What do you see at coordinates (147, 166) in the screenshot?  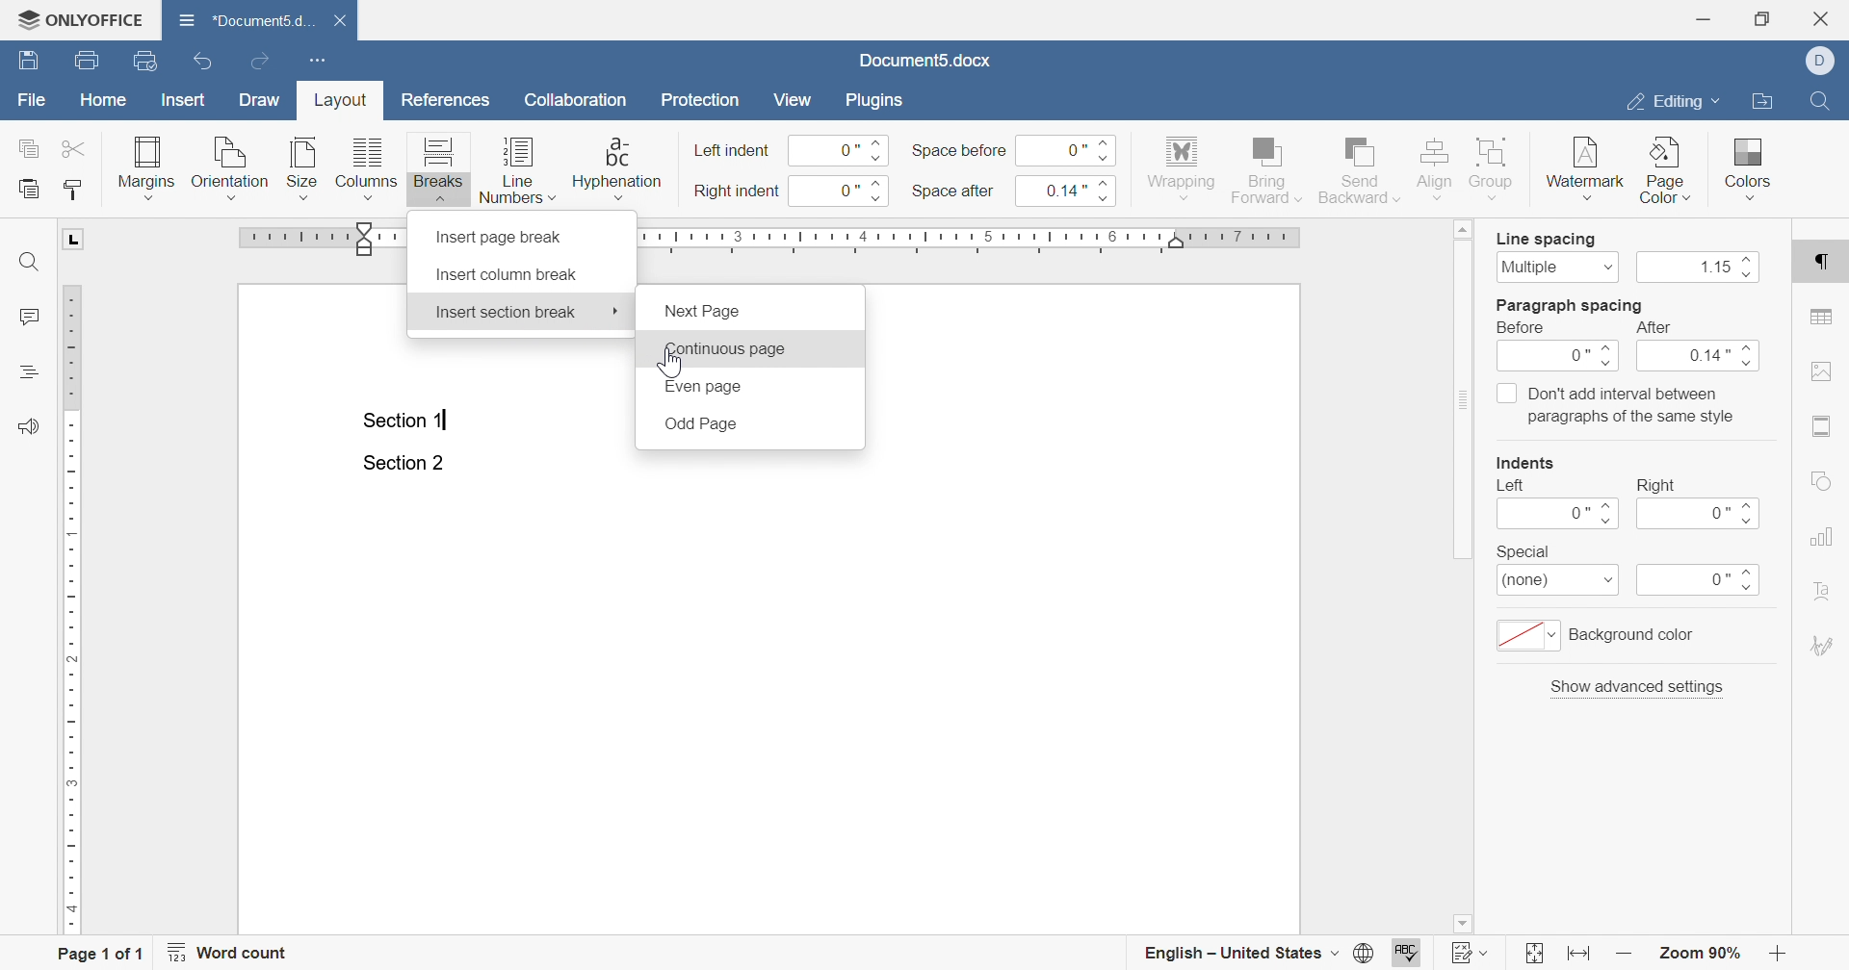 I see `margins` at bounding box center [147, 166].